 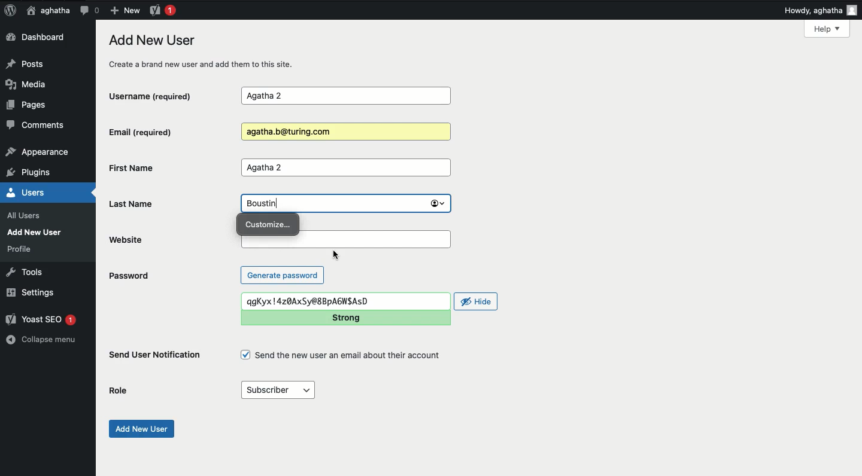 I want to click on Strong, so click(x=344, y=319).